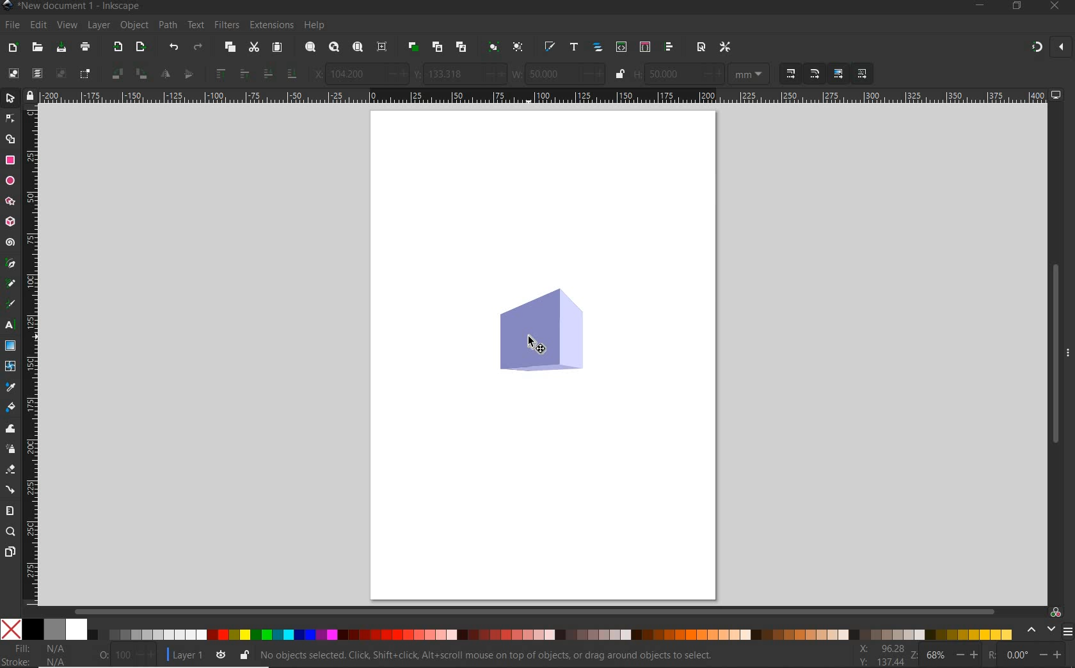 This screenshot has height=668, width=1075. What do you see at coordinates (573, 47) in the screenshot?
I see `open text` at bounding box center [573, 47].